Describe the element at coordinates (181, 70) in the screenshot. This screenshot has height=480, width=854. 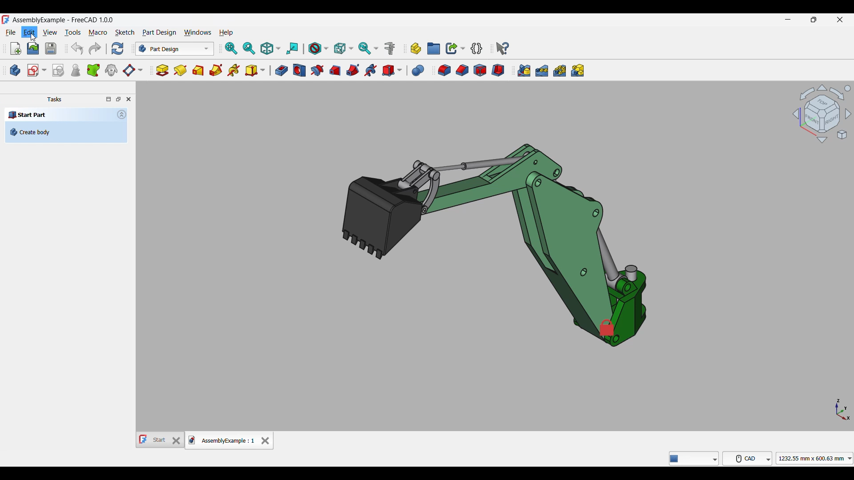
I see `Revolution` at that location.